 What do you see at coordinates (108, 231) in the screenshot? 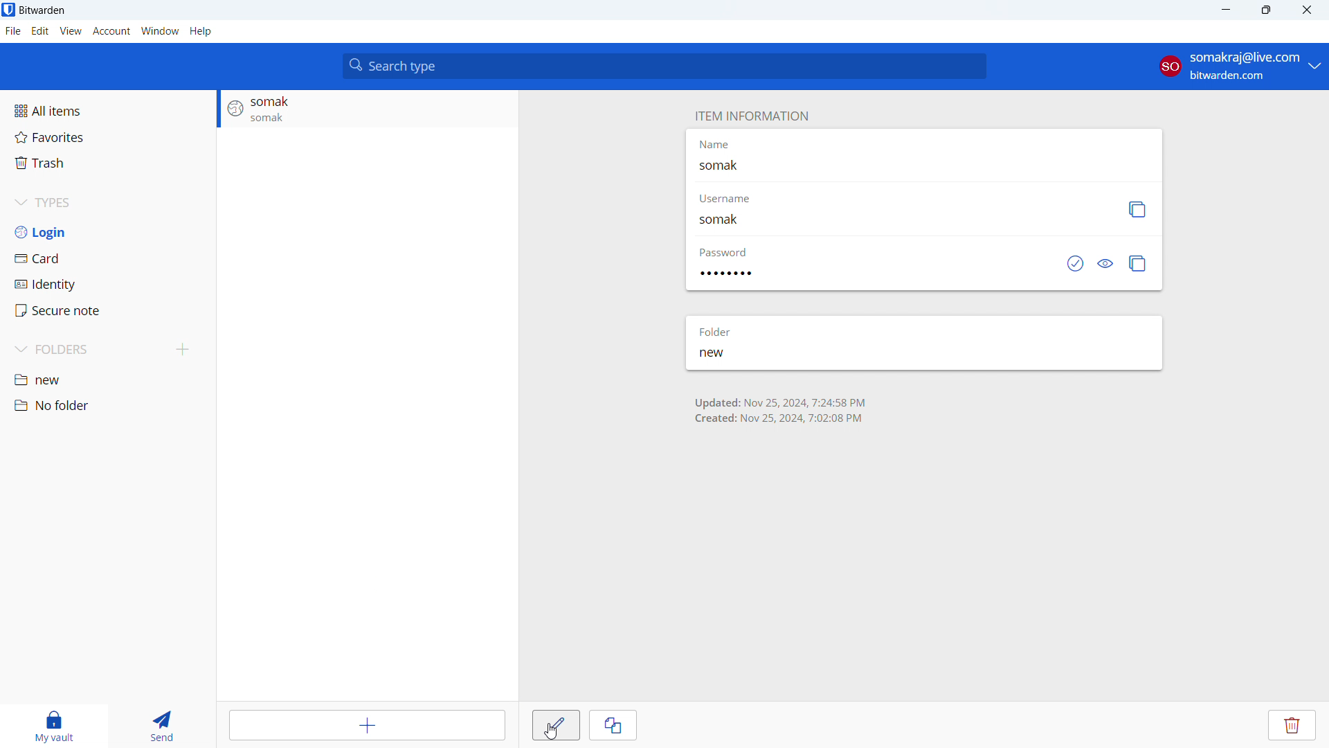
I see `login` at bounding box center [108, 231].